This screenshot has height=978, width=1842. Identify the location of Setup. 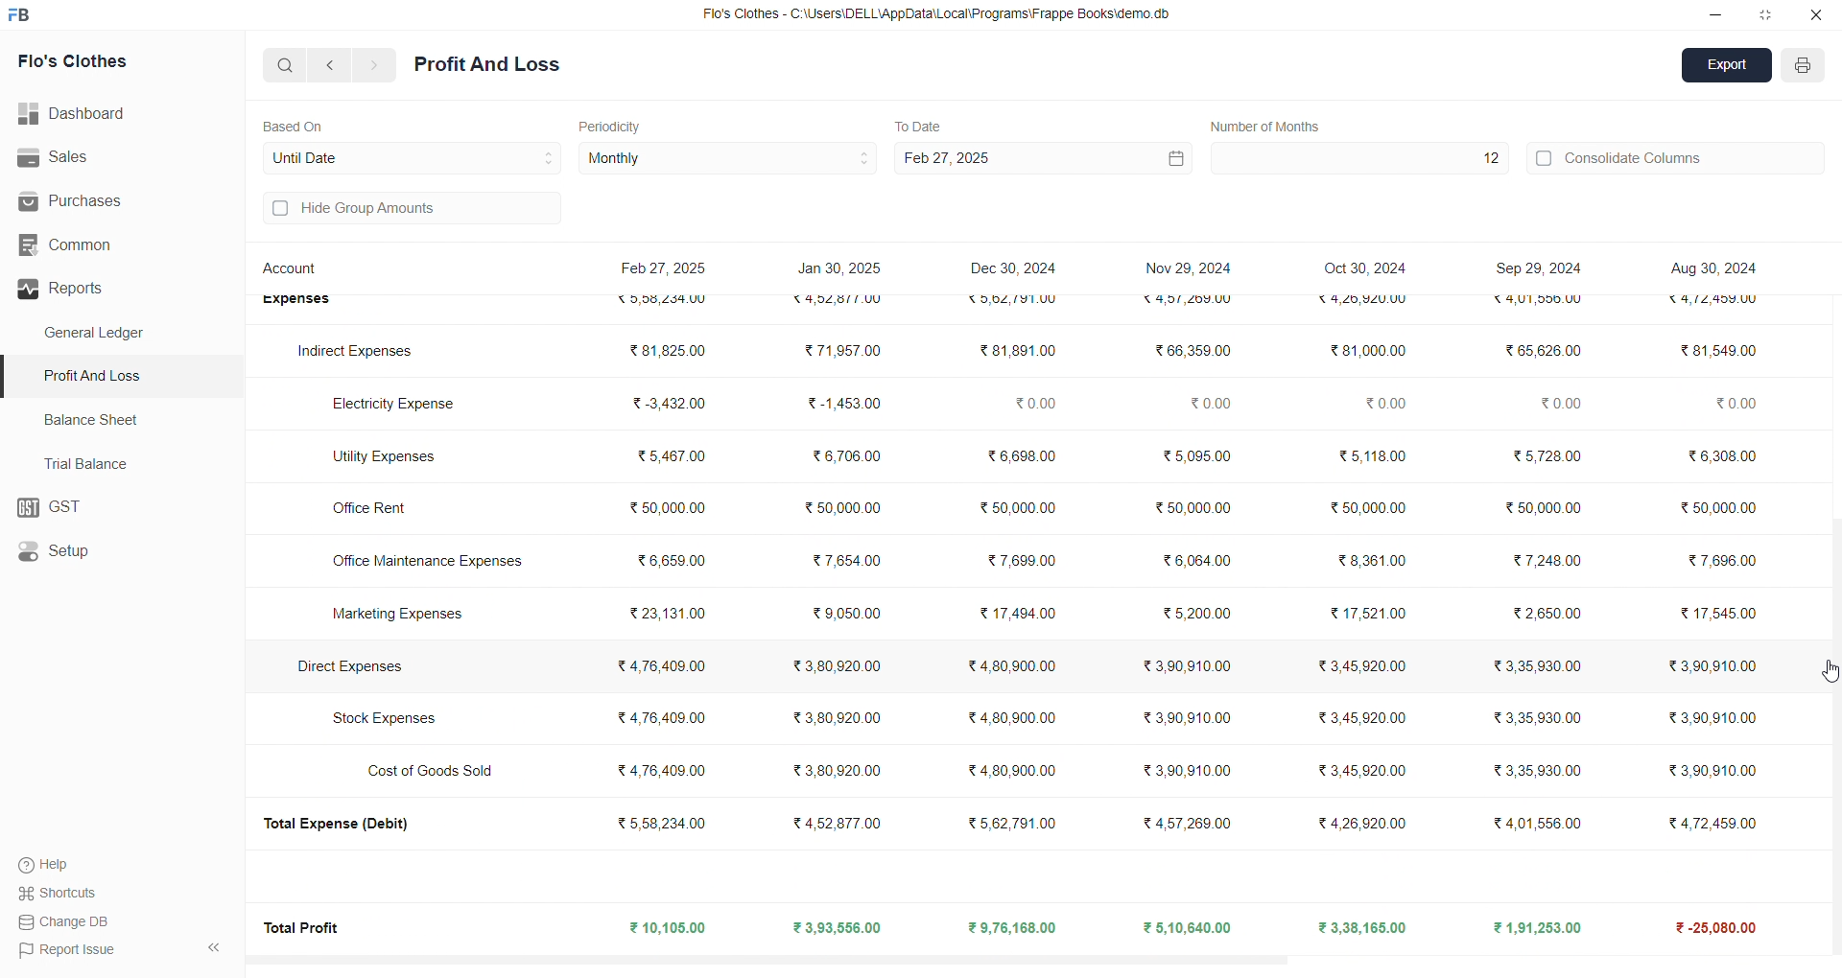
(111, 552).